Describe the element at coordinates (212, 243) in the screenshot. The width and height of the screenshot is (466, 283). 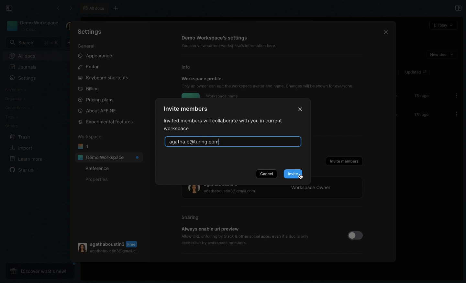
I see `‘accessible by workspace members` at that location.